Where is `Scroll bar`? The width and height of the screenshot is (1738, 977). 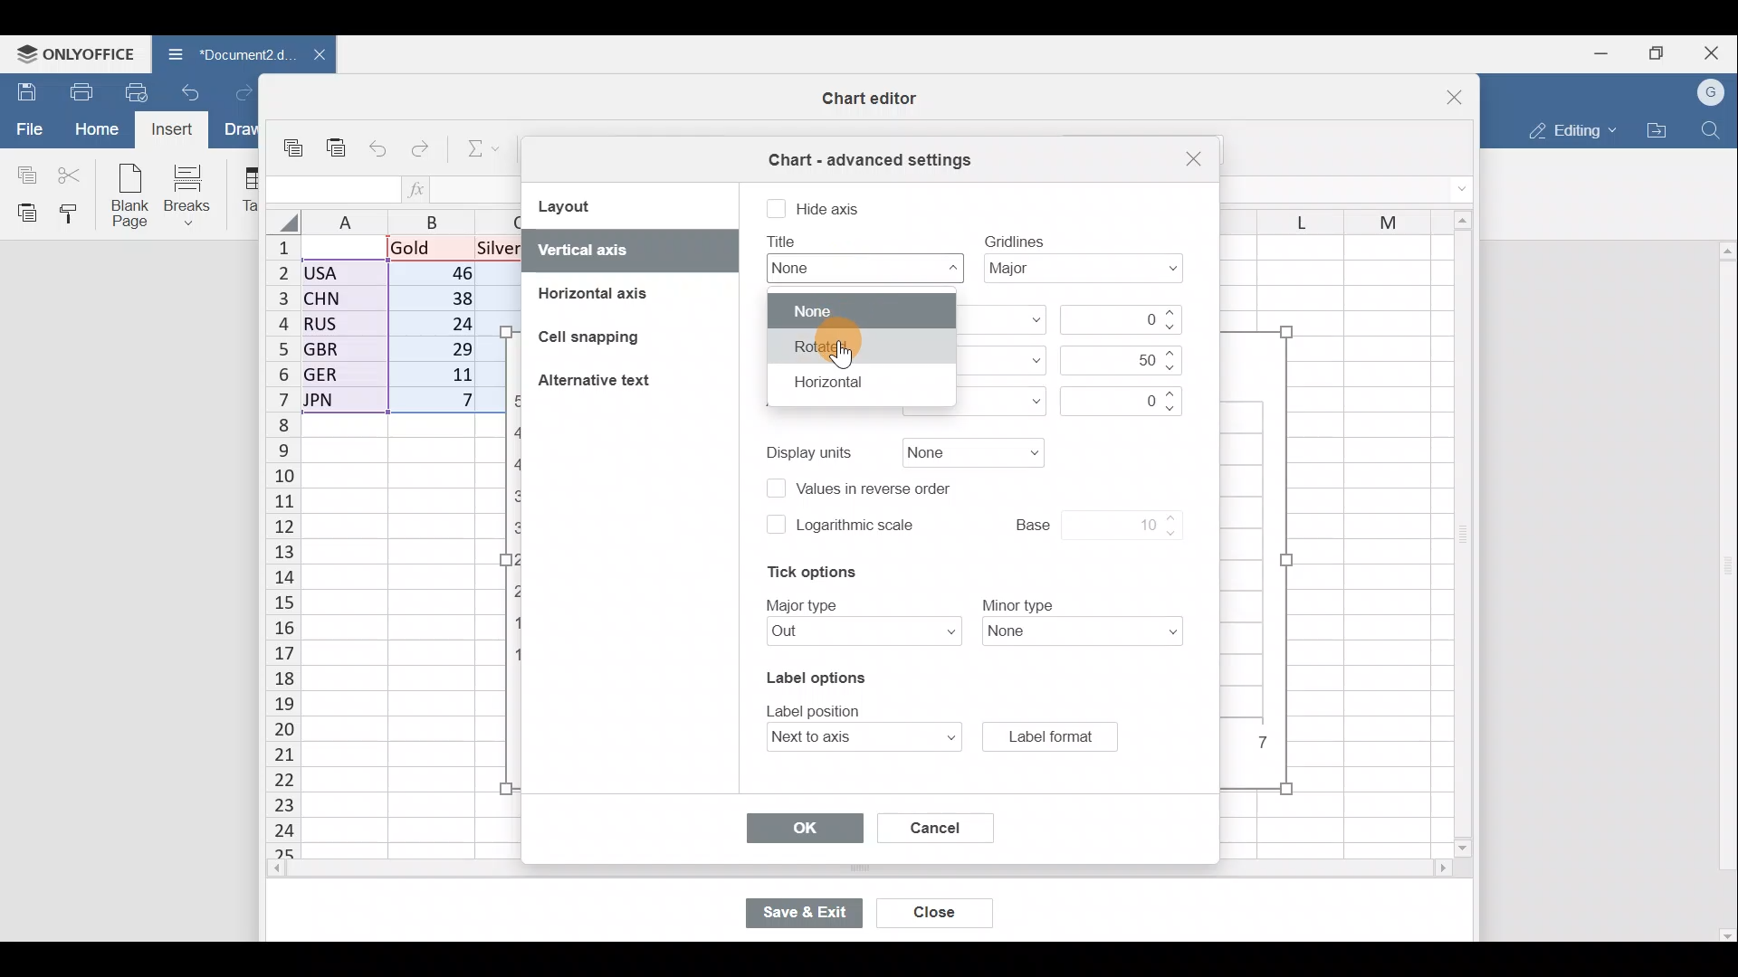 Scroll bar is located at coordinates (1456, 536).